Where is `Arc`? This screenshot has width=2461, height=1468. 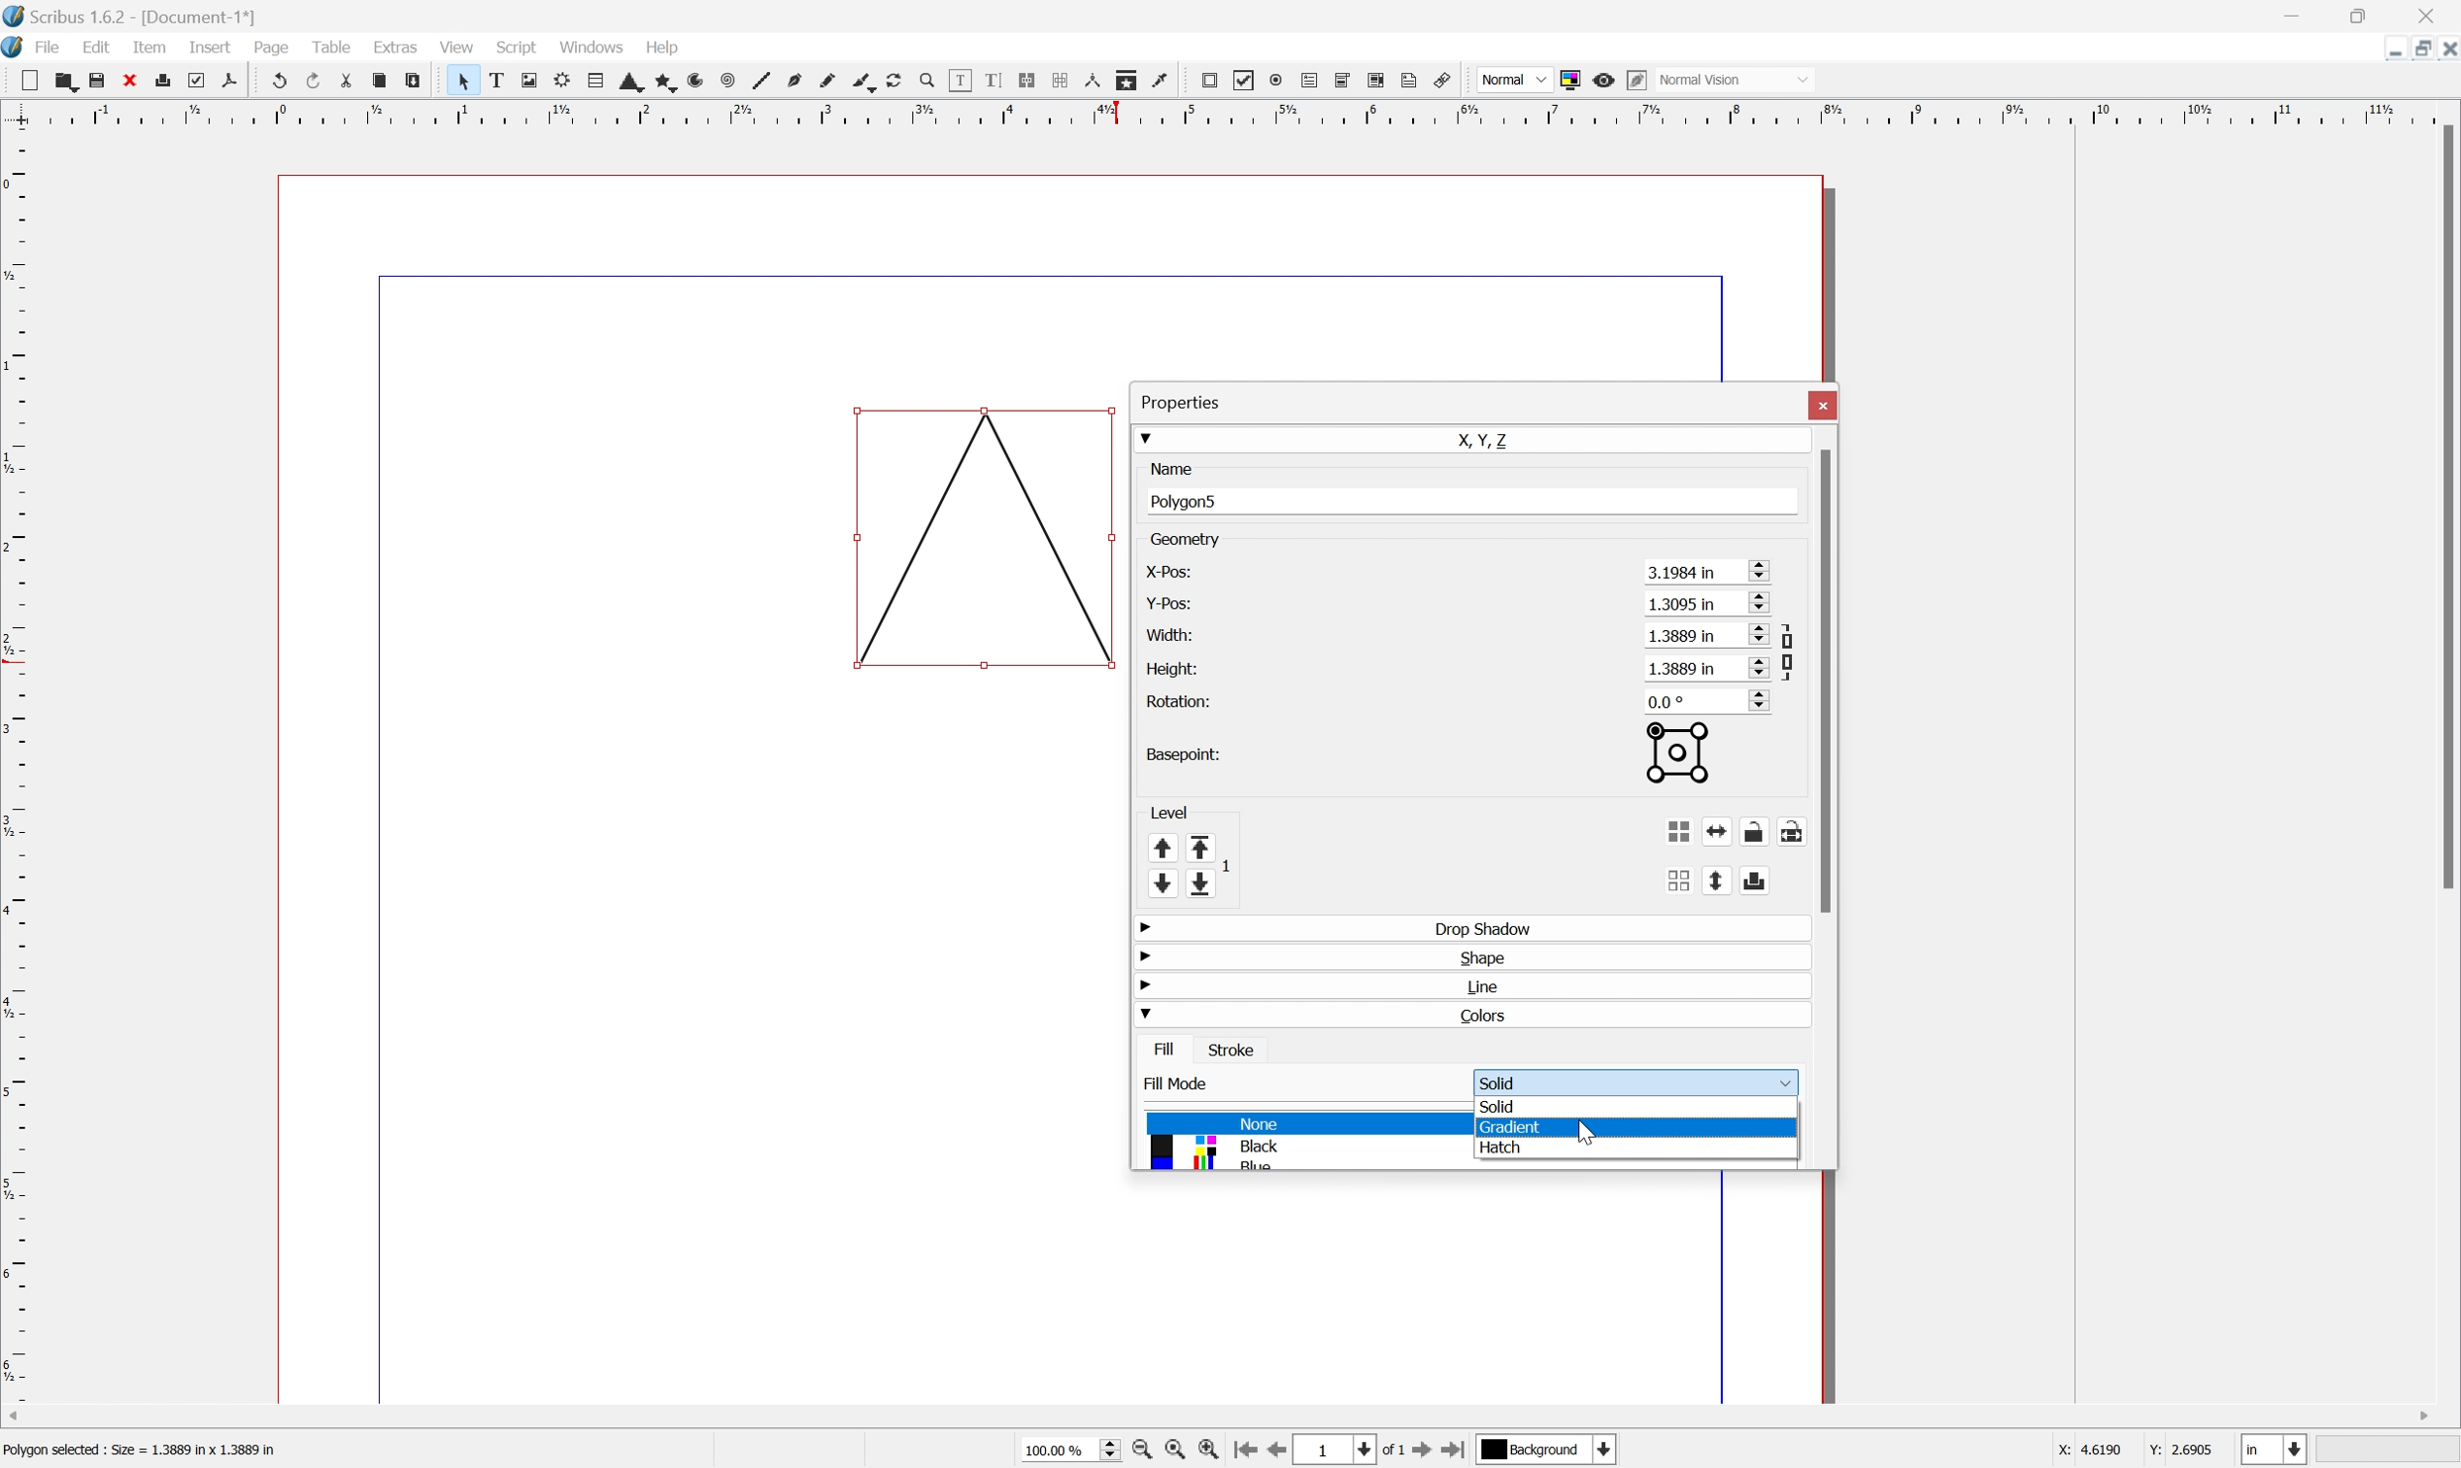 Arc is located at coordinates (691, 80).